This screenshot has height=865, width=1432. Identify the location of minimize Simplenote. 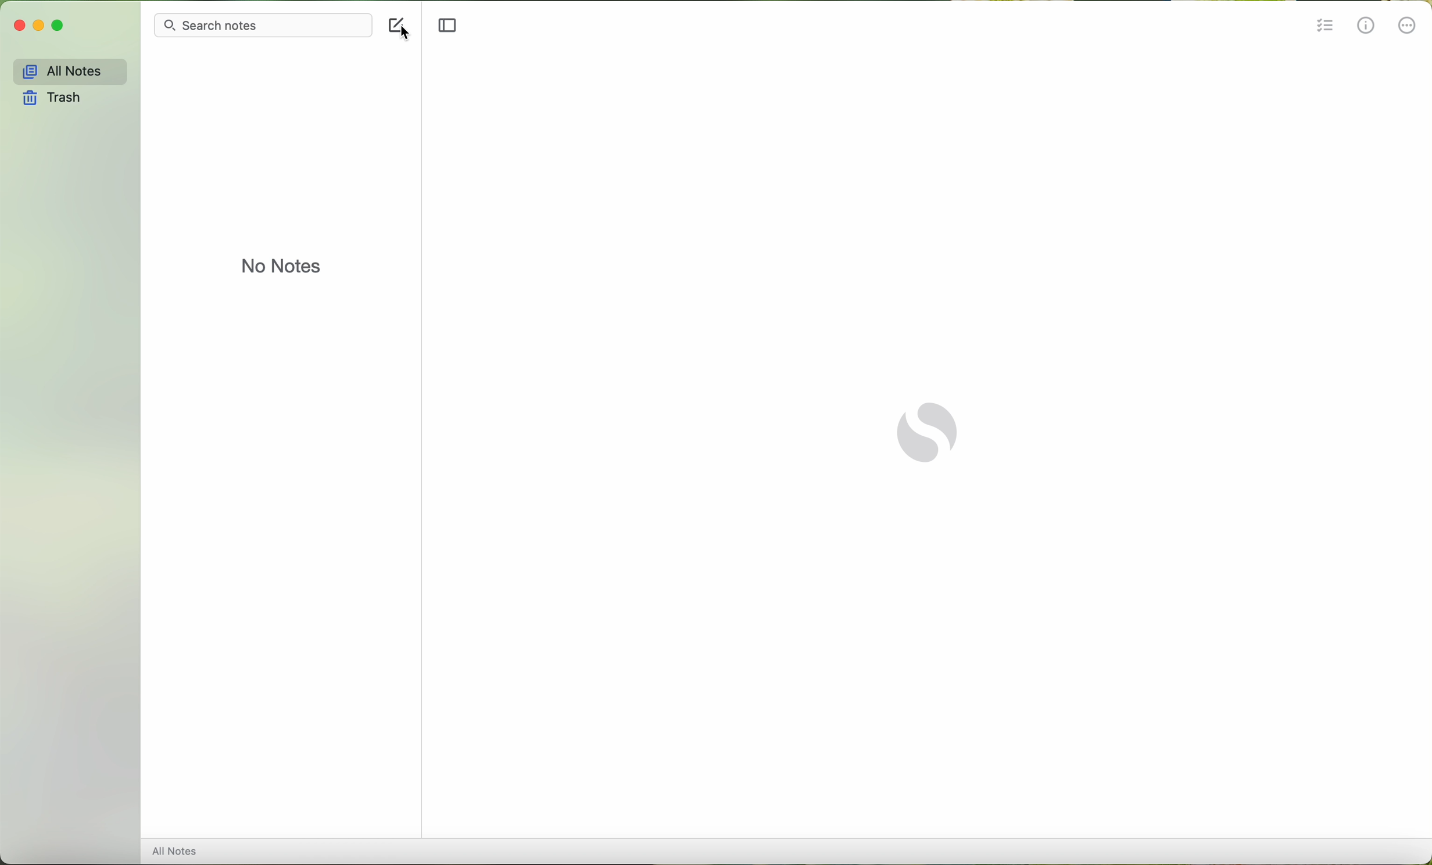
(38, 27).